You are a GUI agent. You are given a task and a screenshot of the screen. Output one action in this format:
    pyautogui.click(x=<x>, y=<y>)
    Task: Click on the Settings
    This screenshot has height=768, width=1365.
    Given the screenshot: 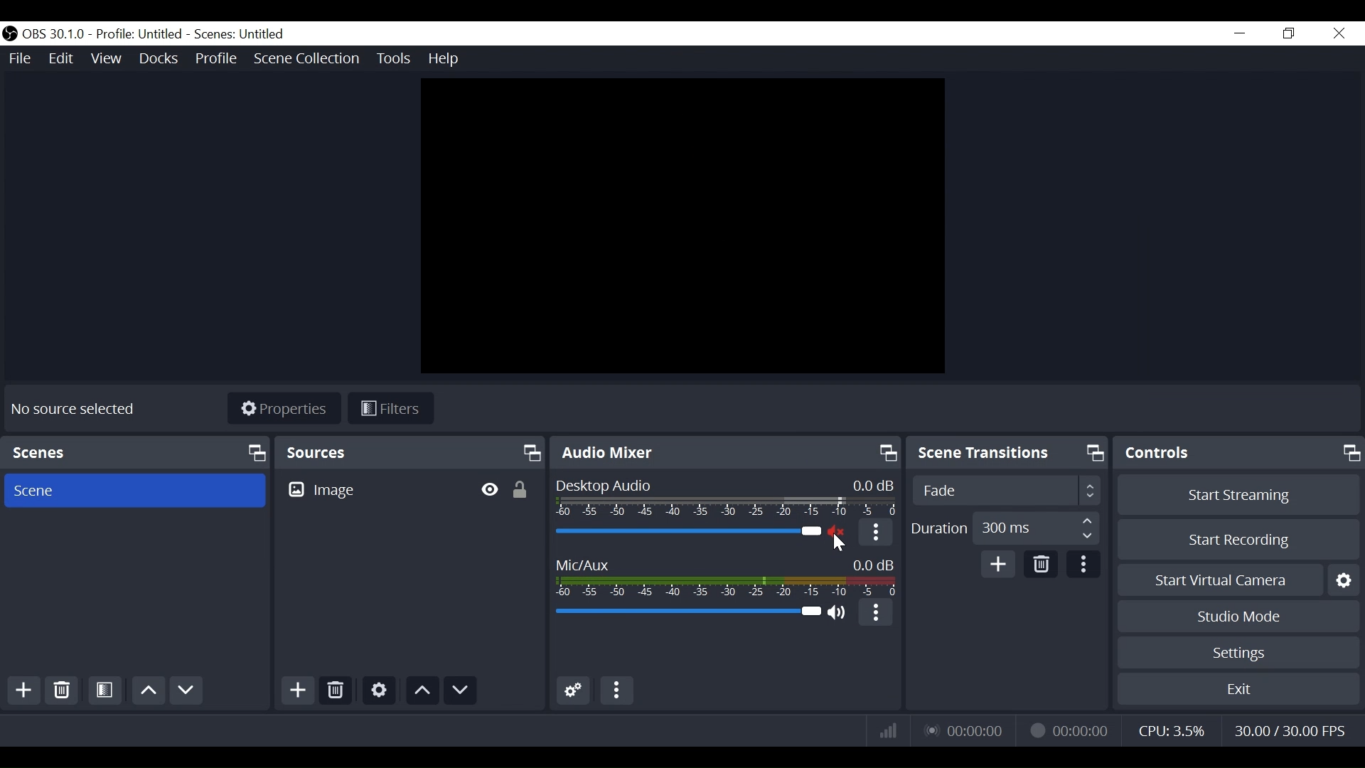 What is the action you would take?
    pyautogui.click(x=1342, y=580)
    